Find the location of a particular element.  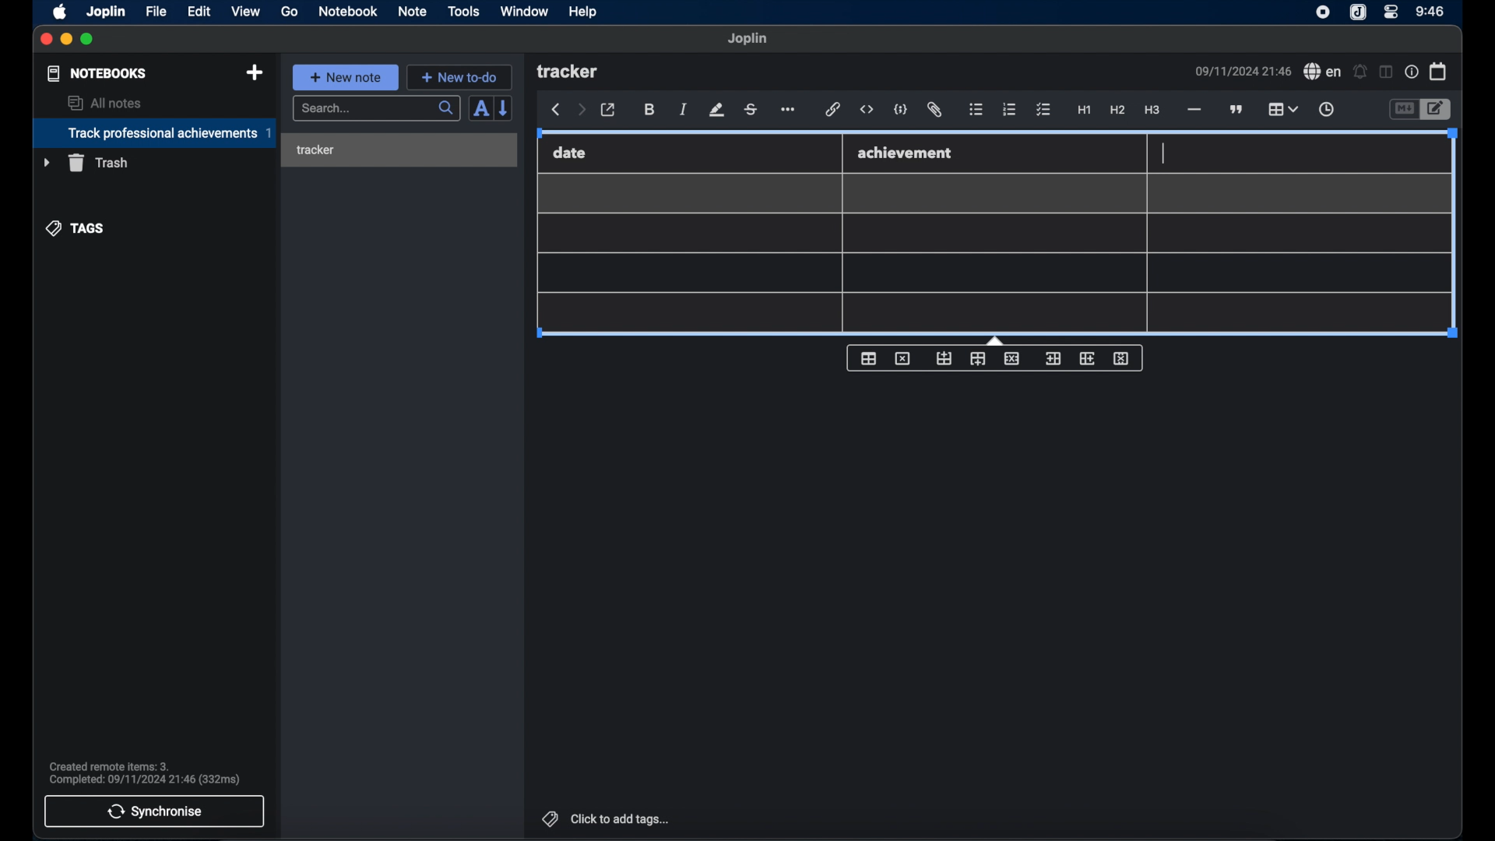

search bar is located at coordinates (376, 109).